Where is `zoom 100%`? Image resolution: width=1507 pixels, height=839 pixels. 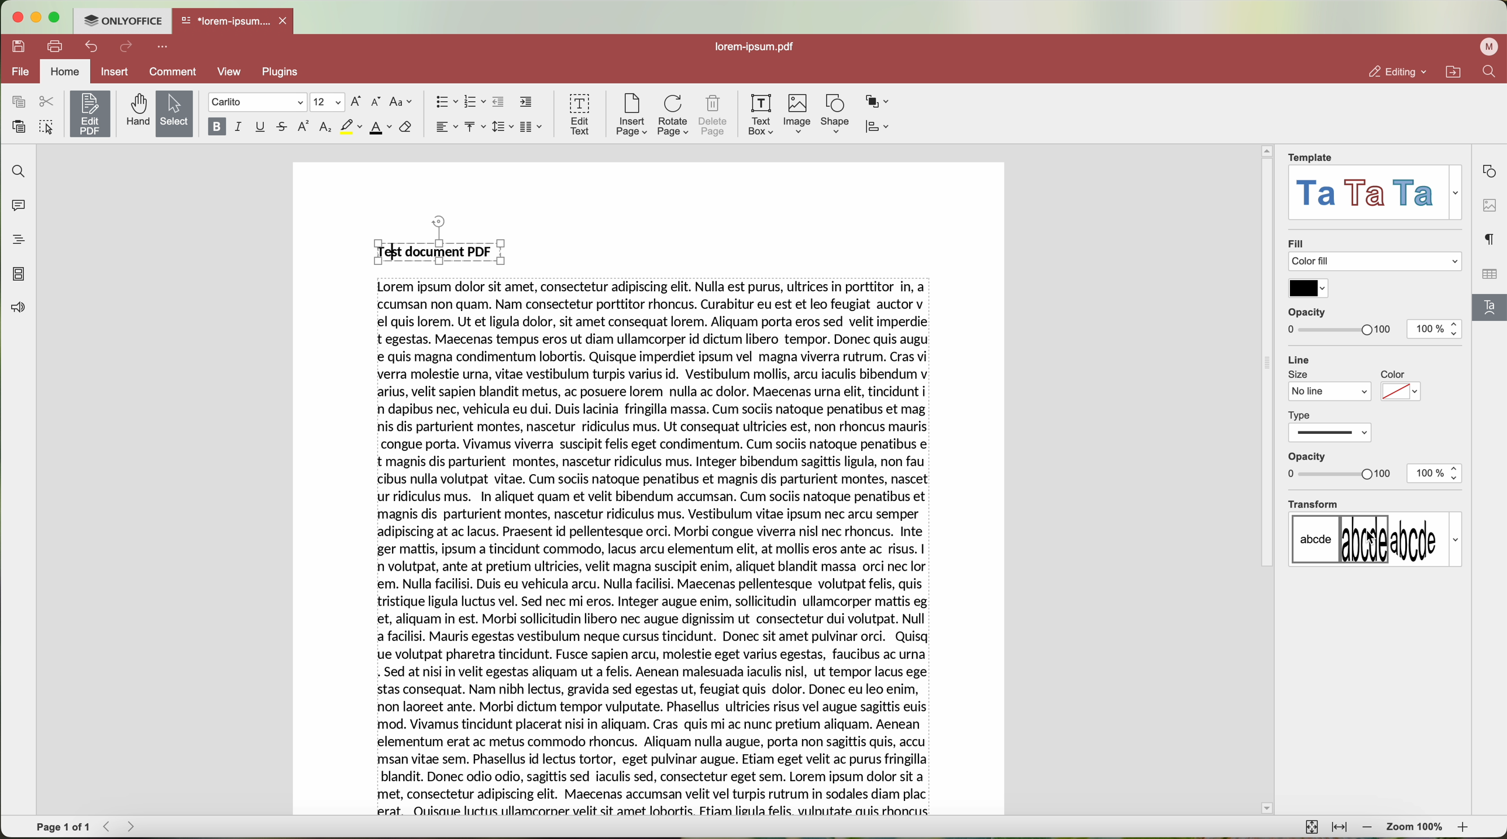 zoom 100% is located at coordinates (1416, 828).